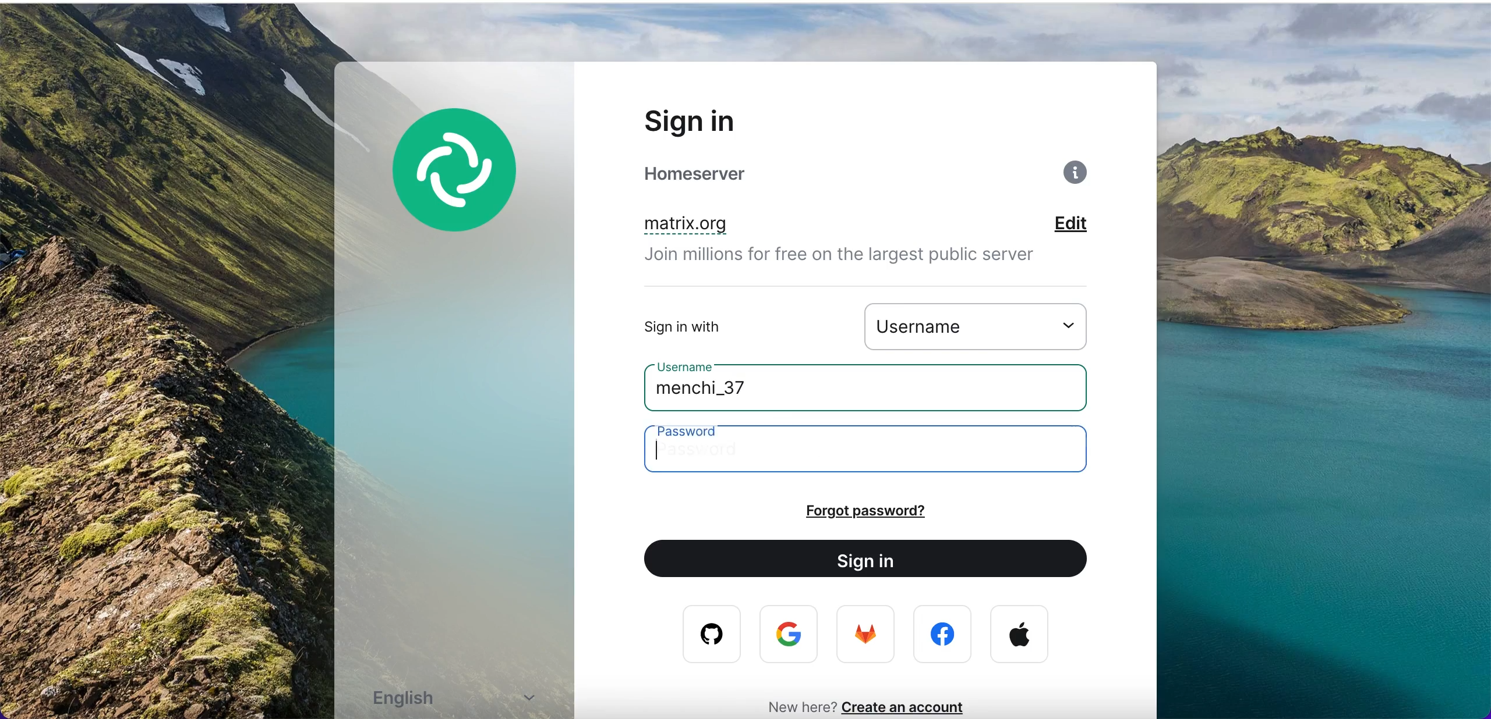 This screenshot has width=1491, height=719. Describe the element at coordinates (878, 451) in the screenshot. I see `password` at that location.